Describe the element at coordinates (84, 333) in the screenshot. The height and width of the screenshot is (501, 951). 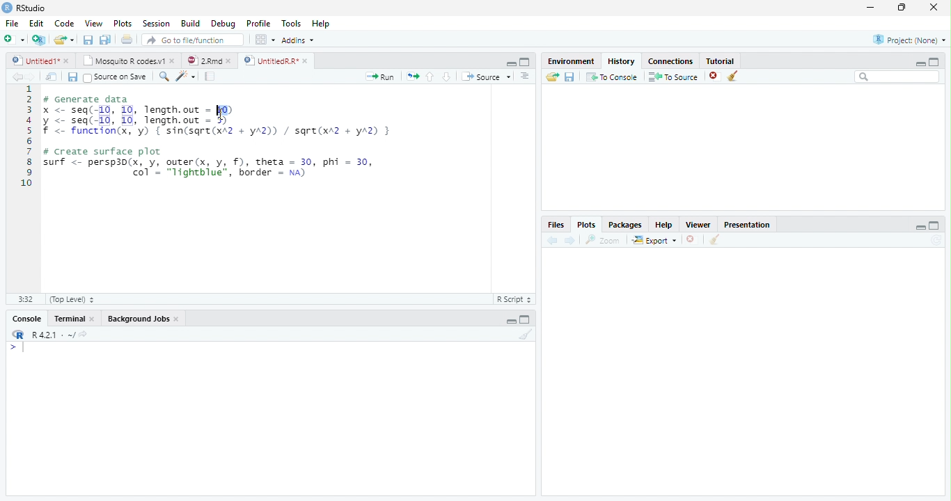
I see `View the current working directory` at that location.